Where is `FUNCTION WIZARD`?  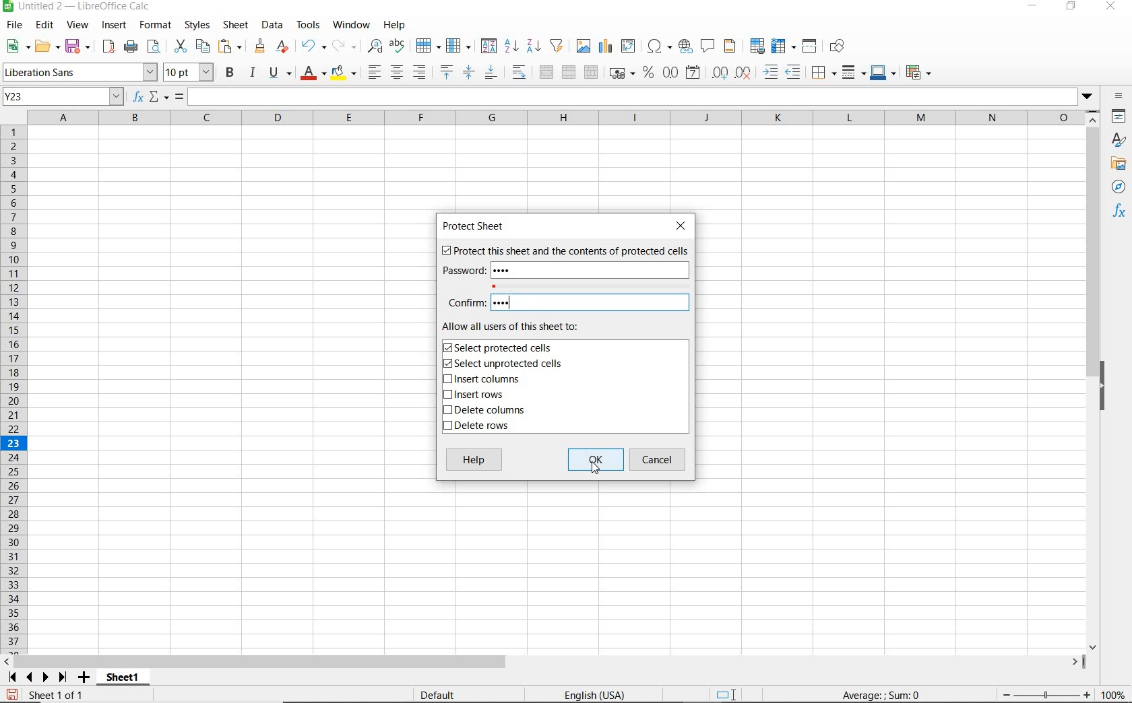 FUNCTION WIZARD is located at coordinates (138, 98).